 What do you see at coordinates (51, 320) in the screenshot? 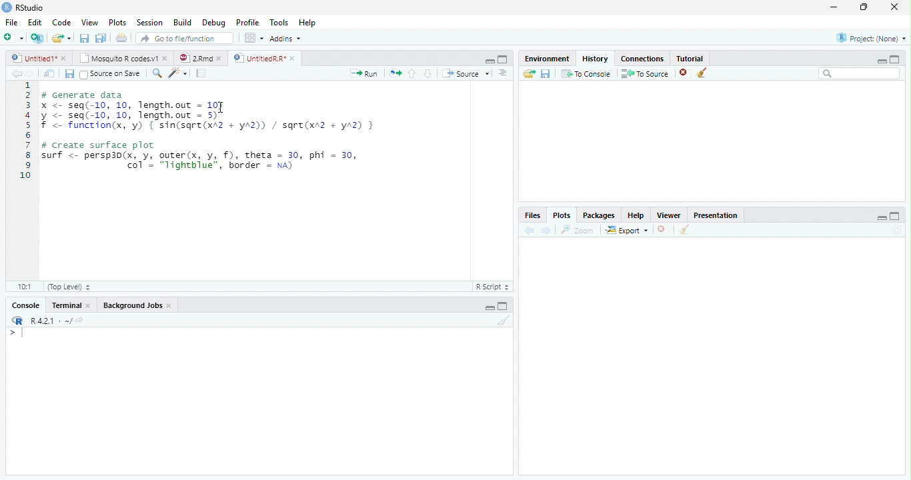
I see `R 4.2.1 . ~/` at bounding box center [51, 320].